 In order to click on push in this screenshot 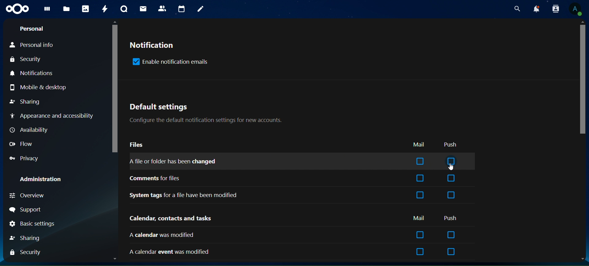, I will do `click(451, 218)`.